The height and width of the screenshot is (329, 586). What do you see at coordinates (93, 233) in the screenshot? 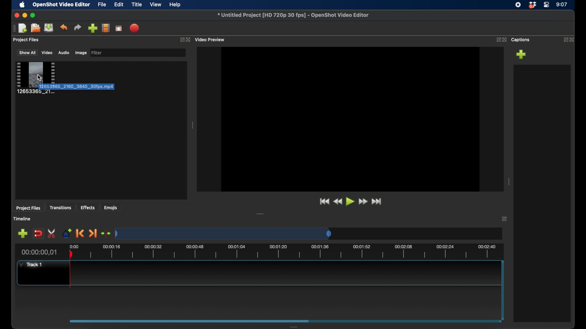
I see `next marker` at bounding box center [93, 233].